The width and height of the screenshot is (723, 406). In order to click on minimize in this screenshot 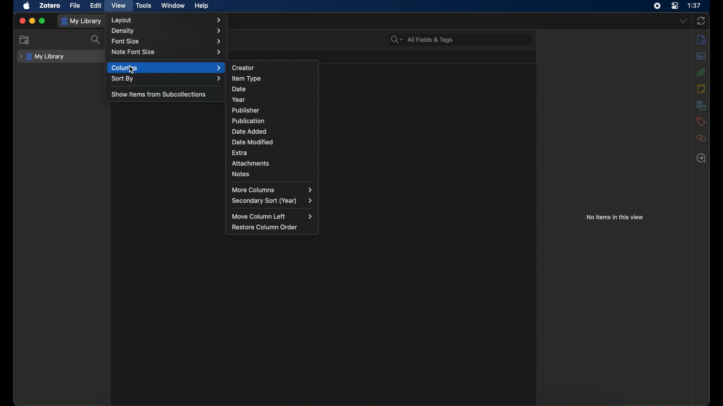, I will do `click(32, 20)`.